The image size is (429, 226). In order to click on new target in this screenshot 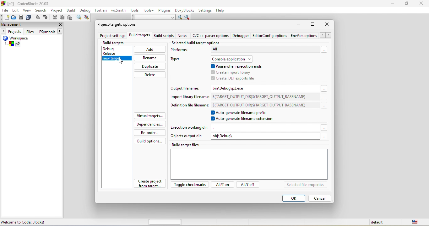, I will do `click(116, 59)`.